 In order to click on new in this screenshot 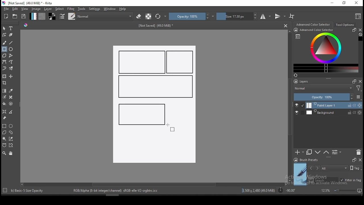, I will do `click(6, 16)`.